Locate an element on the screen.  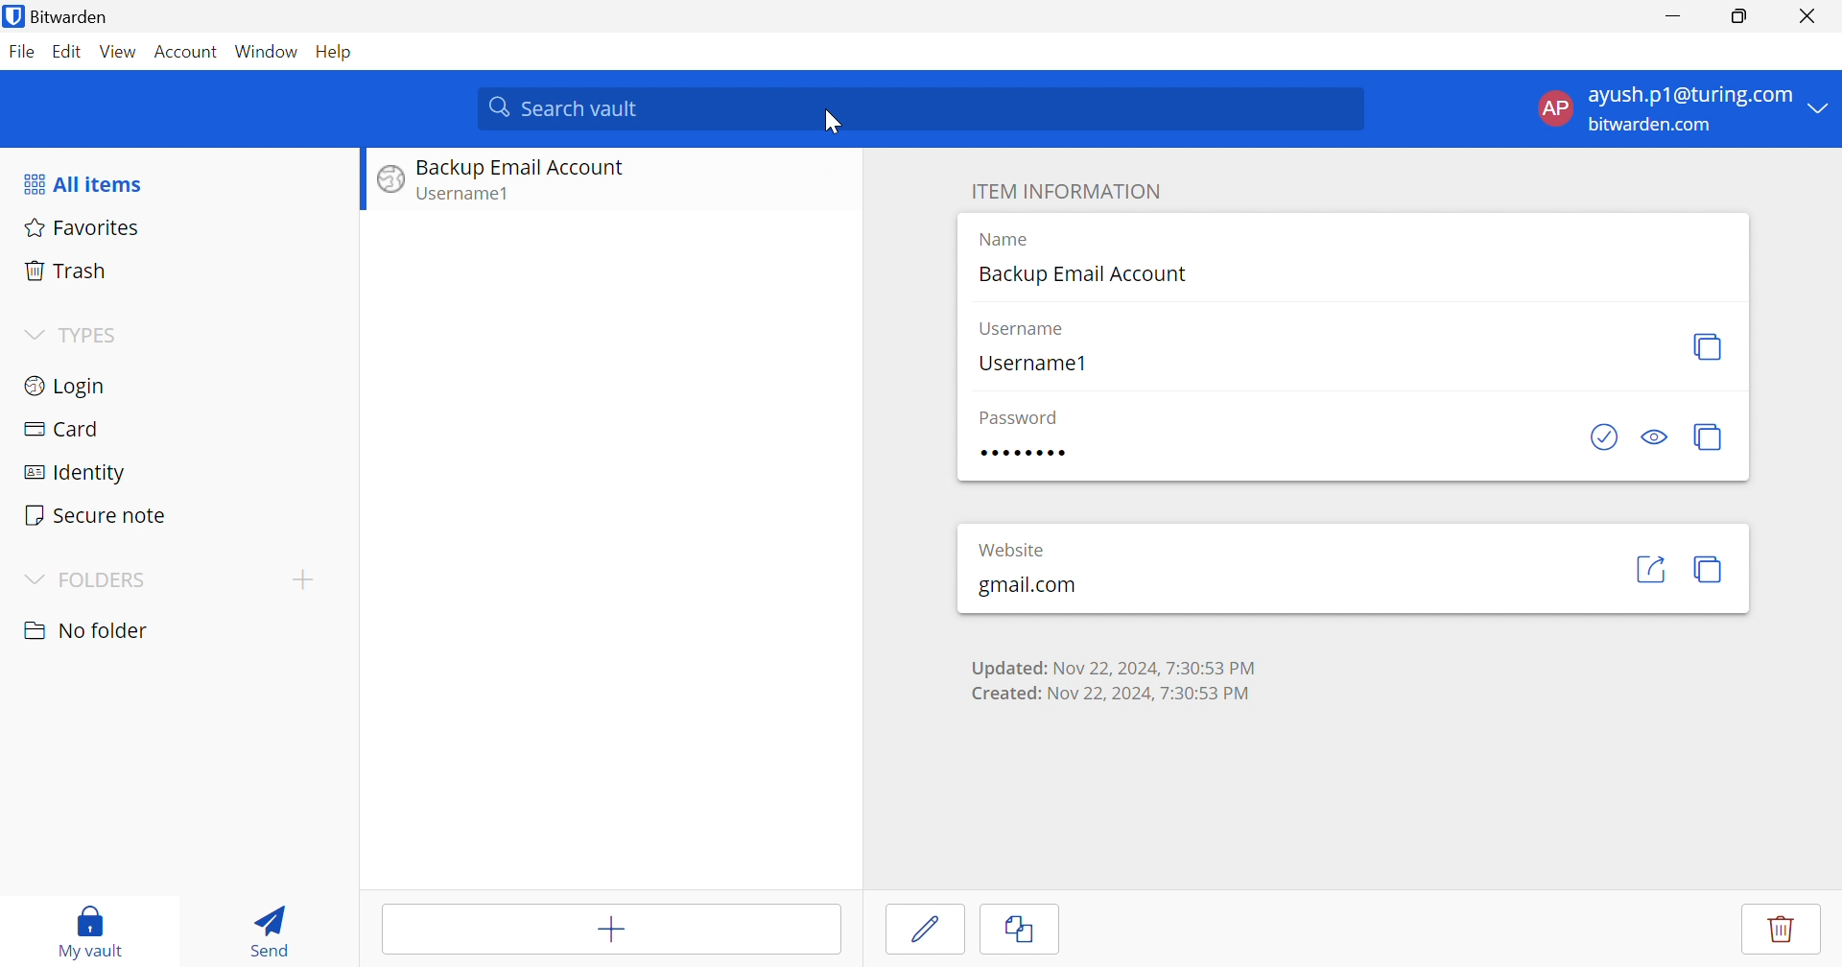
Minimize is located at coordinates (1672, 15).